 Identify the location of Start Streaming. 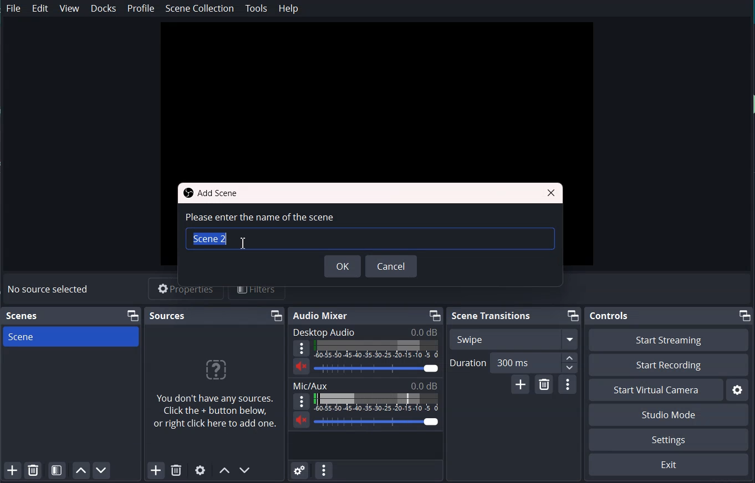
(669, 340).